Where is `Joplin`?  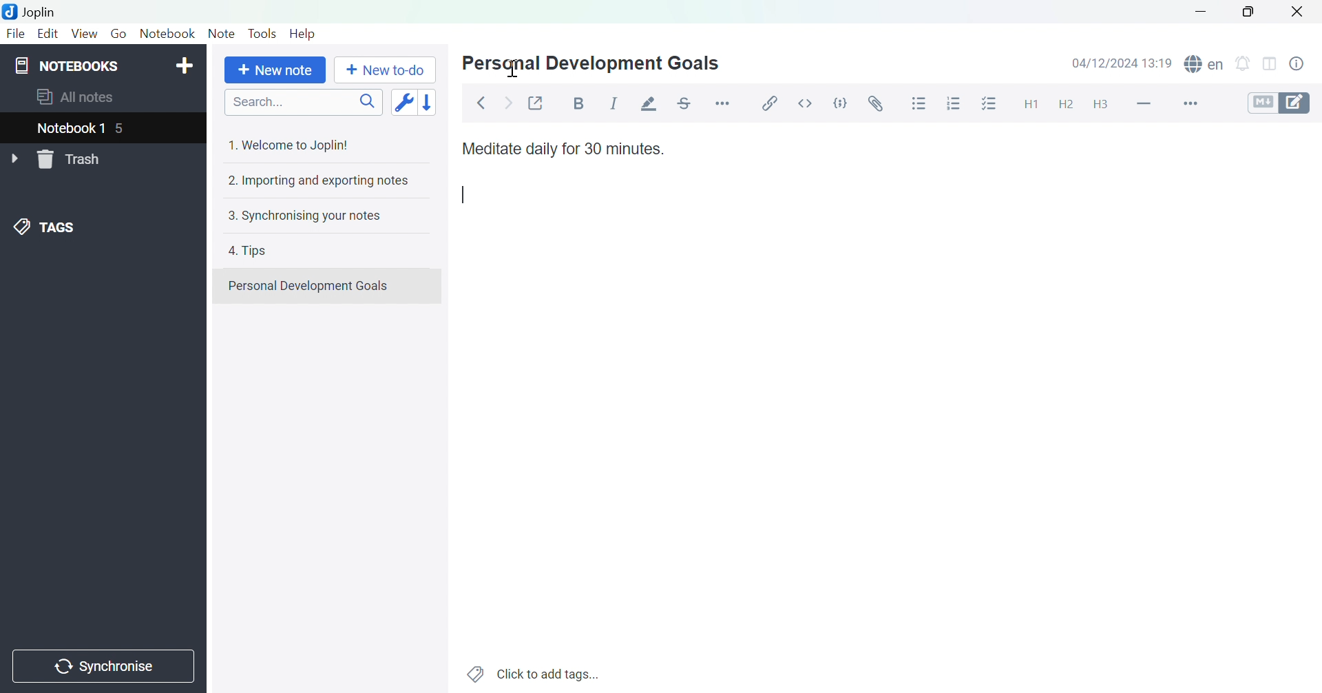
Joplin is located at coordinates (32, 11).